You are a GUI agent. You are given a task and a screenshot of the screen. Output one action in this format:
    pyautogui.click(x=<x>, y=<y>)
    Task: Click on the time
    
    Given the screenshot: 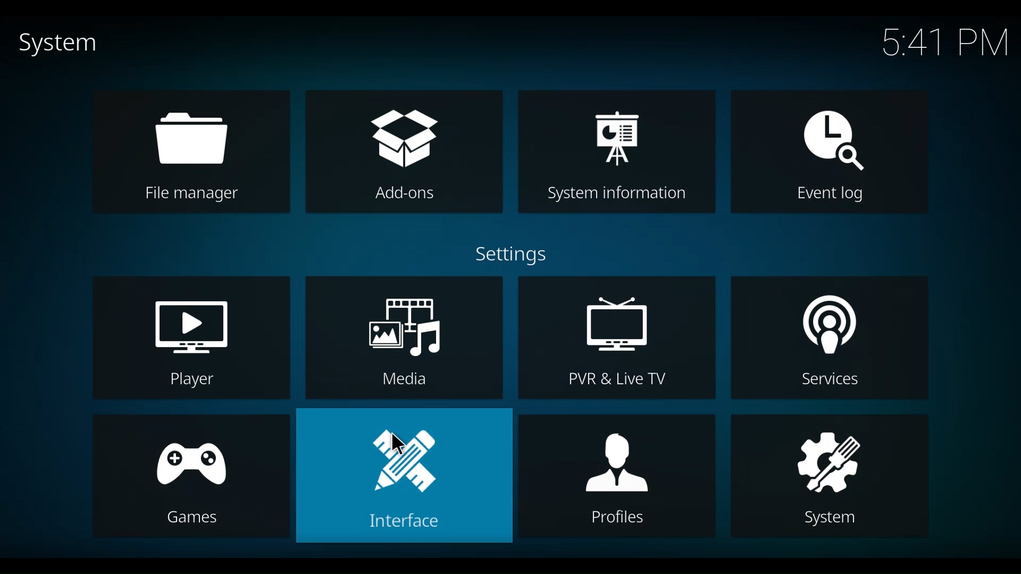 What is the action you would take?
    pyautogui.click(x=943, y=43)
    